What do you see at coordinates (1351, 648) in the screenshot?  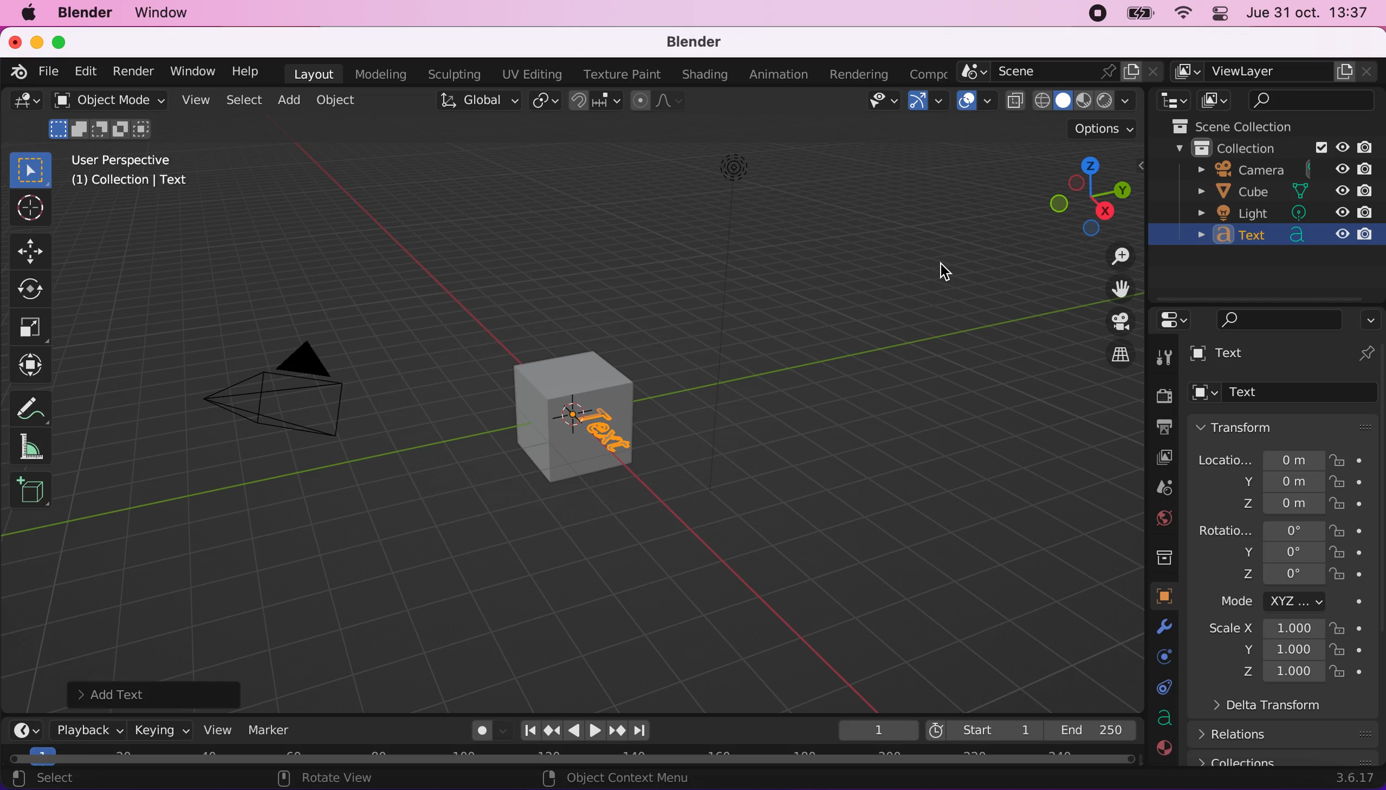 I see `lock button` at bounding box center [1351, 648].